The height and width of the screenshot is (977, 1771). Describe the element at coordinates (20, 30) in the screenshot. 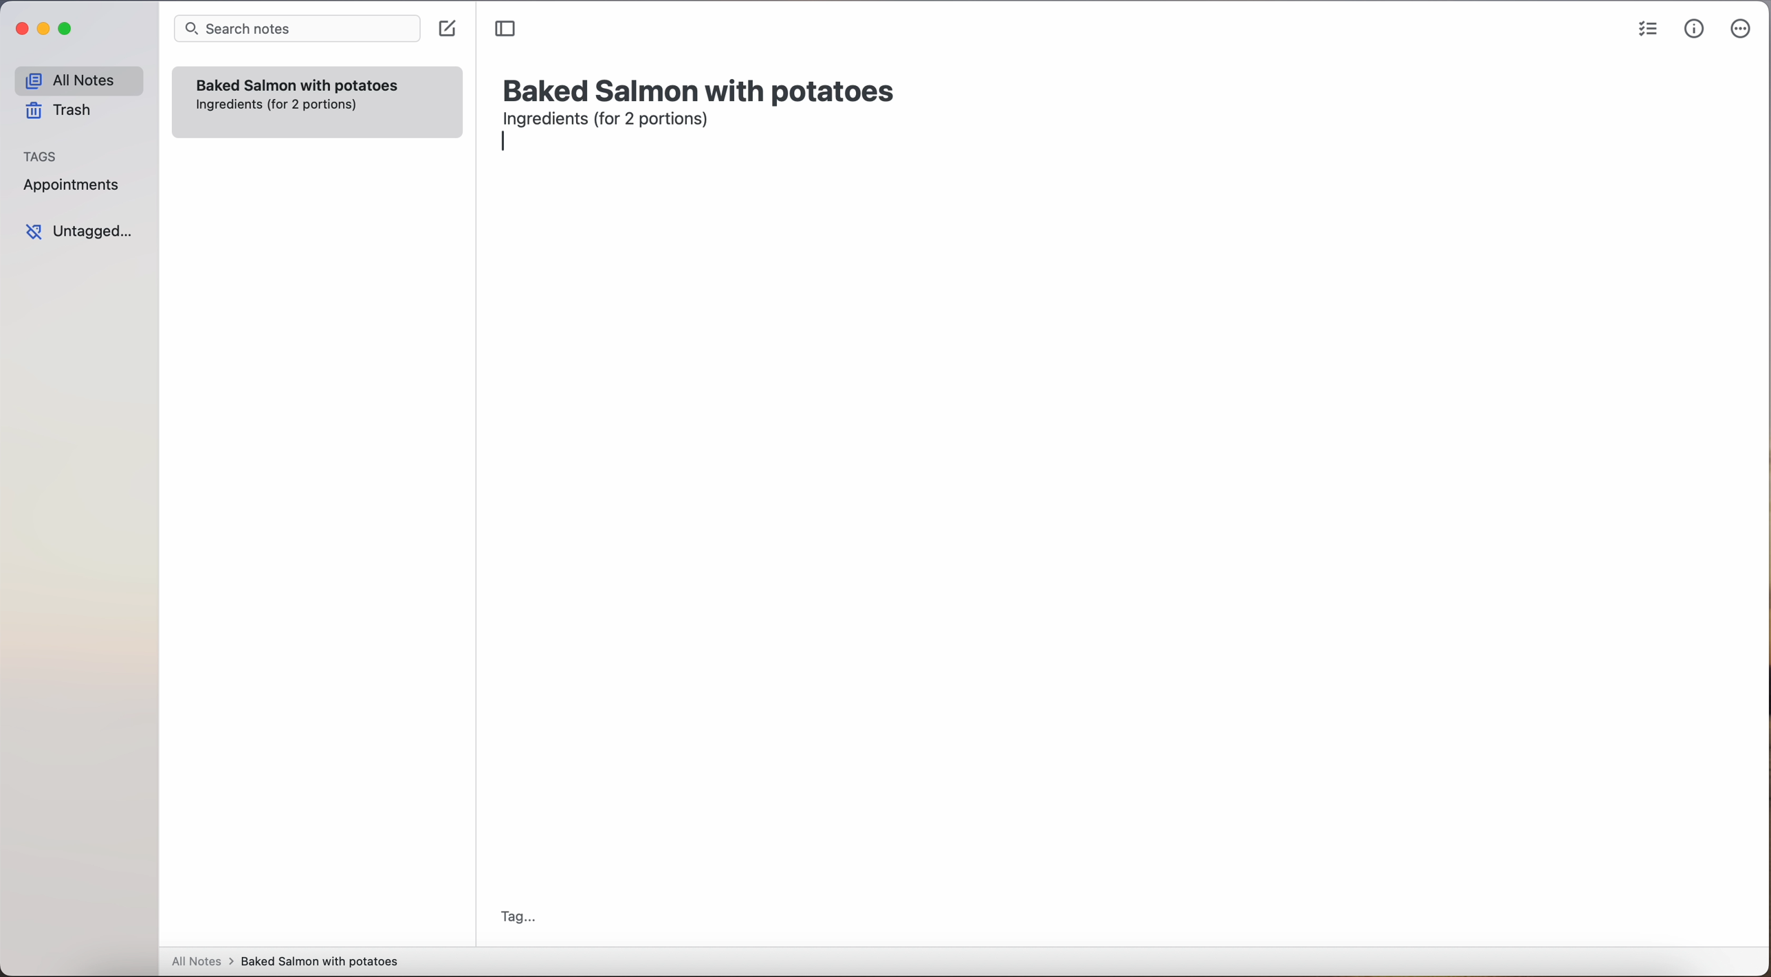

I see `close Simplenote` at that location.